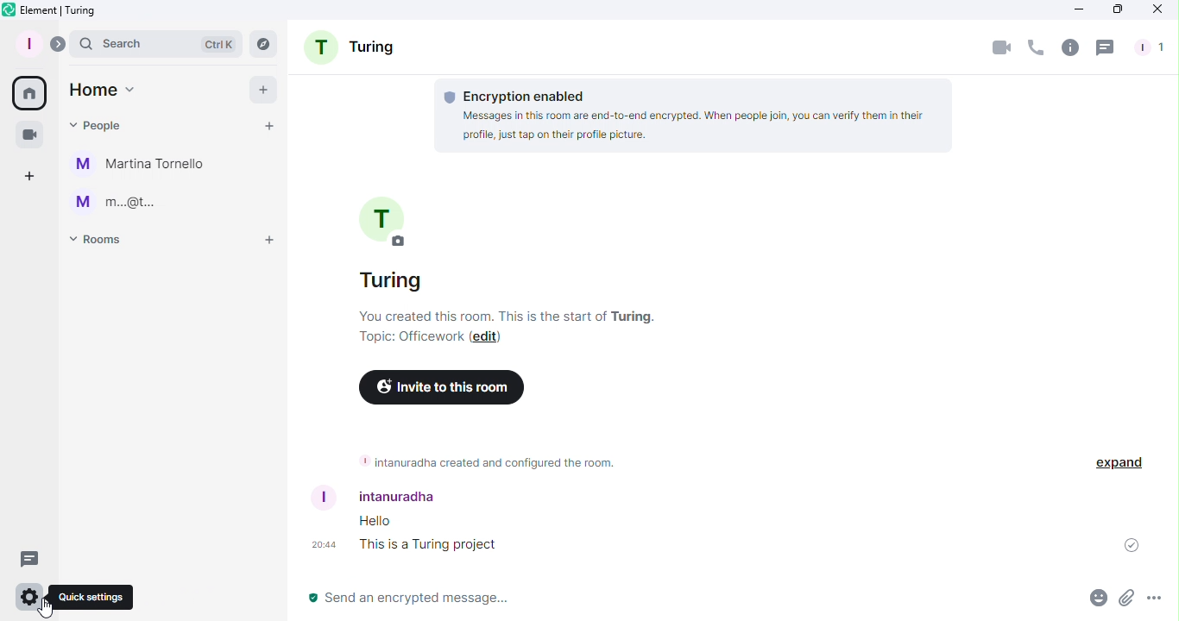 The image size is (1179, 621). Describe the element at coordinates (512, 317) in the screenshot. I see `you created this room.` at that location.